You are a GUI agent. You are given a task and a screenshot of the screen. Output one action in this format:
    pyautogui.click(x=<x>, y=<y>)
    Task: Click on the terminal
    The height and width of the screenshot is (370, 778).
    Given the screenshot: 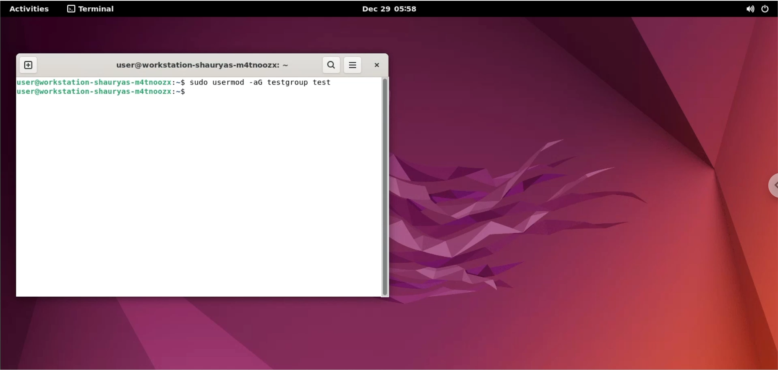 What is the action you would take?
    pyautogui.click(x=92, y=10)
    